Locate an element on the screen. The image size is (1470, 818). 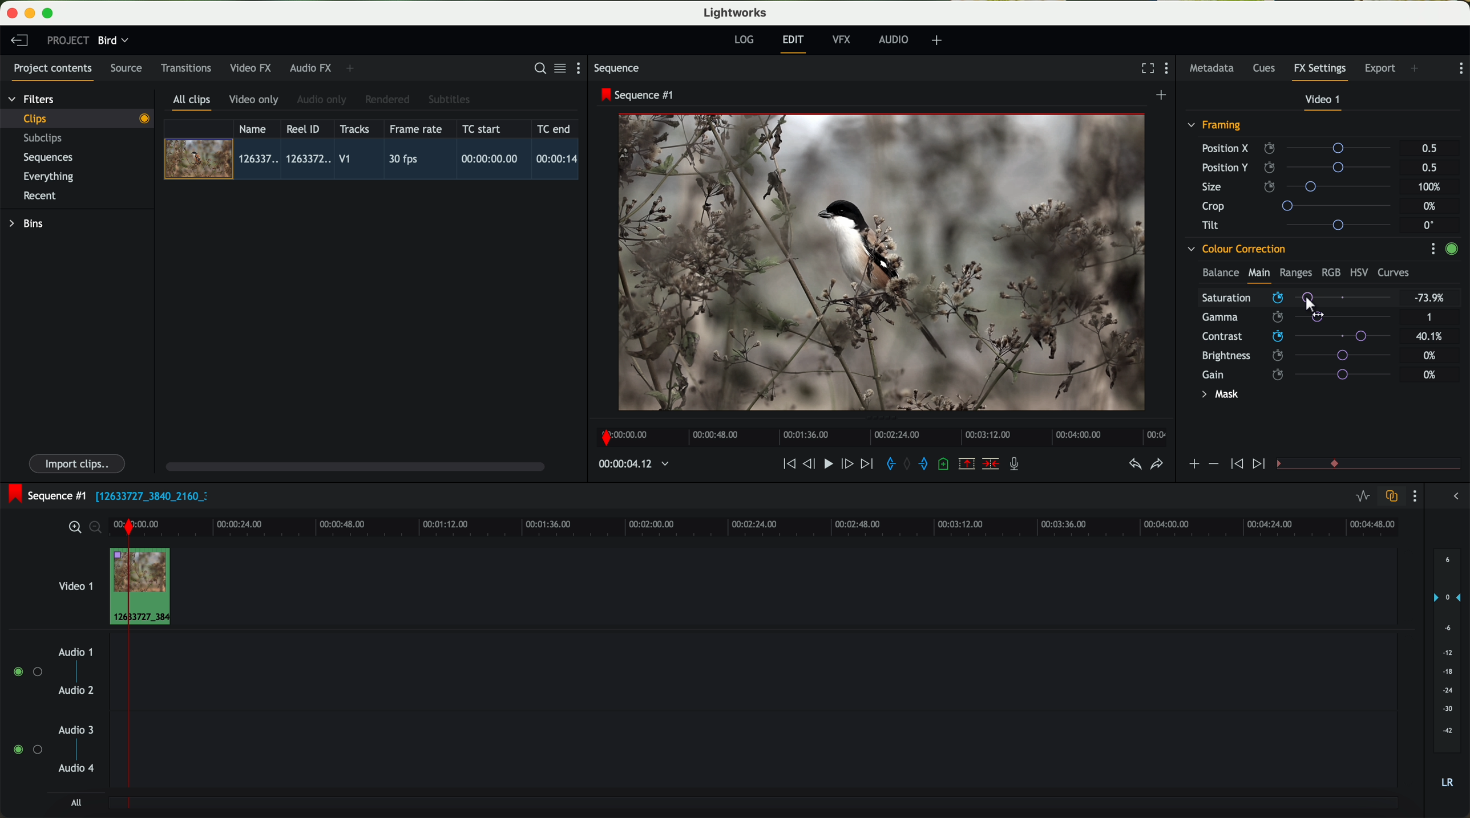
show settings menu is located at coordinates (583, 68).